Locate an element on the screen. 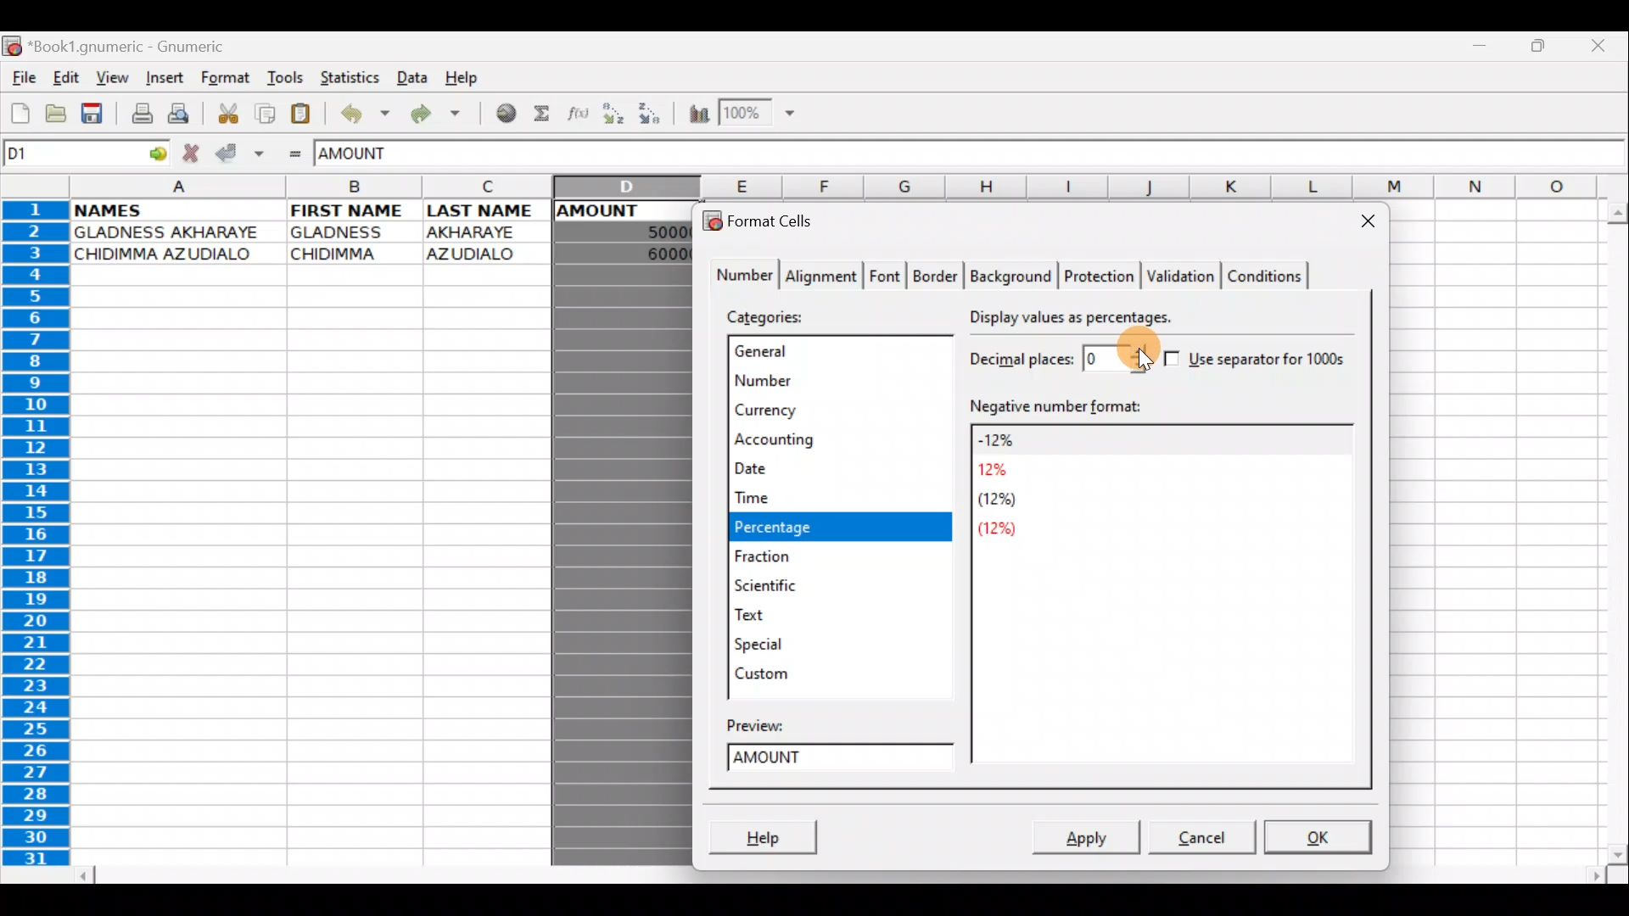 This screenshot has width=1629, height=916. Create new workbook is located at coordinates (19, 114).